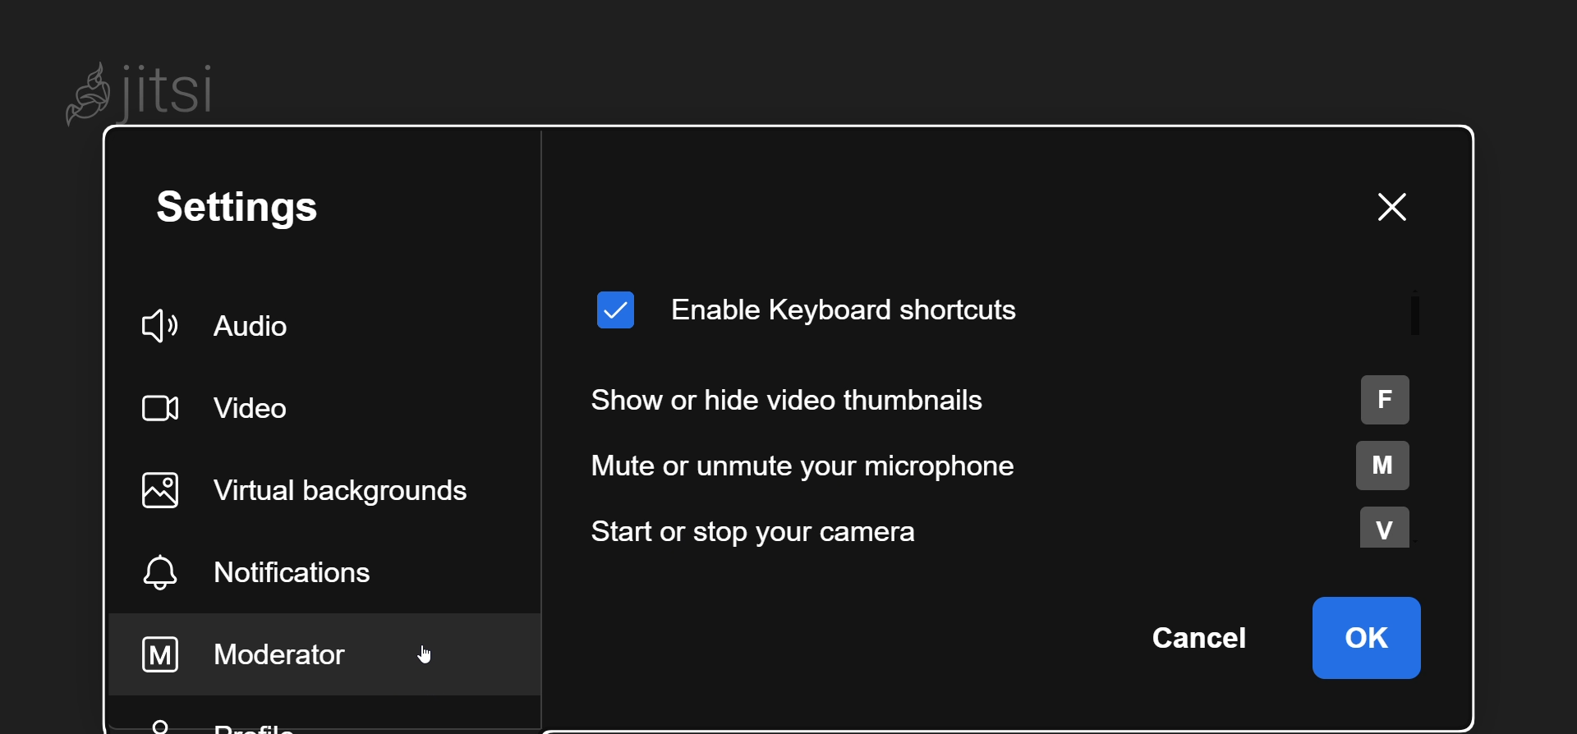 The width and height of the screenshot is (1577, 734). What do you see at coordinates (262, 653) in the screenshot?
I see `moderator` at bounding box center [262, 653].